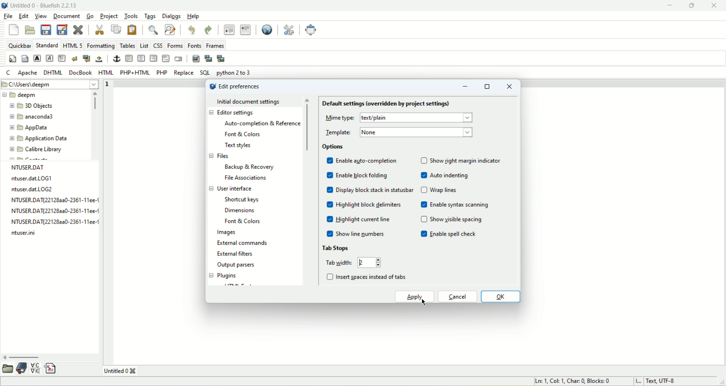 This screenshot has width=726, height=386. I want to click on check box, so click(328, 196).